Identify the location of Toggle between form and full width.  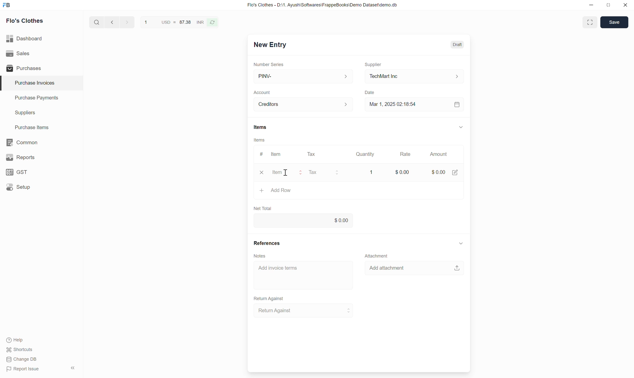
(590, 22).